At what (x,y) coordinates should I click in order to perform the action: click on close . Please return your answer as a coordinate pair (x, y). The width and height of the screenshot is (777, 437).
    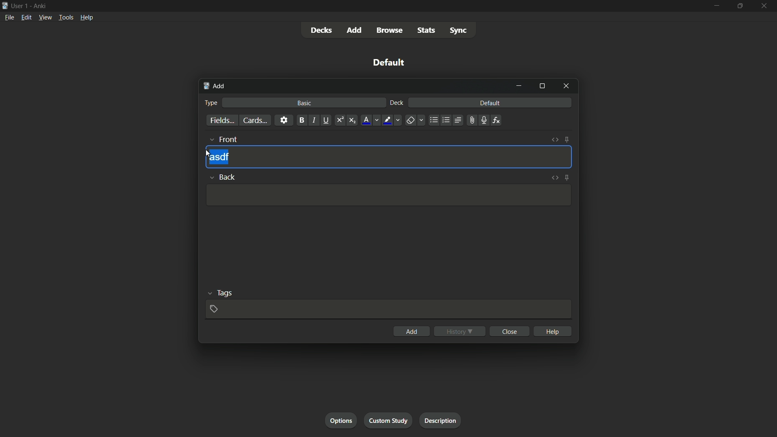
    Looking at the image, I should click on (566, 87).